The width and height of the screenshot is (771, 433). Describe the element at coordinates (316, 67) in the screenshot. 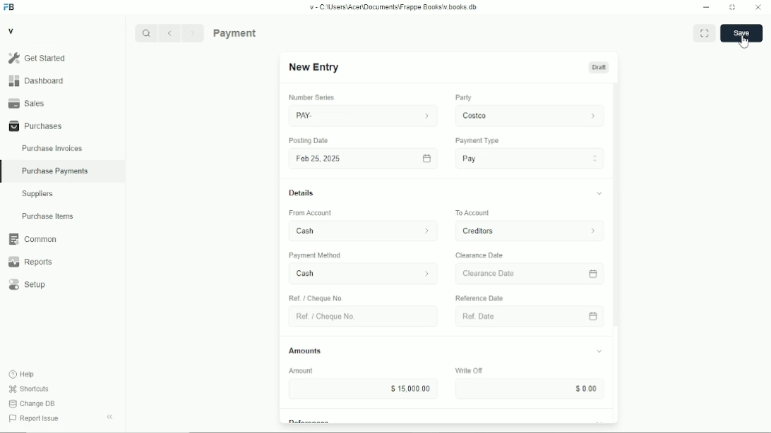

I see `New Entry` at that location.